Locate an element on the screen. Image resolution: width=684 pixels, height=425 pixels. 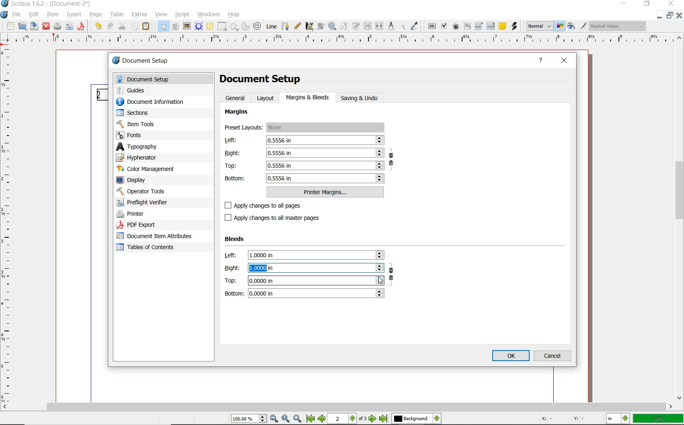
color management is located at coordinates (148, 170).